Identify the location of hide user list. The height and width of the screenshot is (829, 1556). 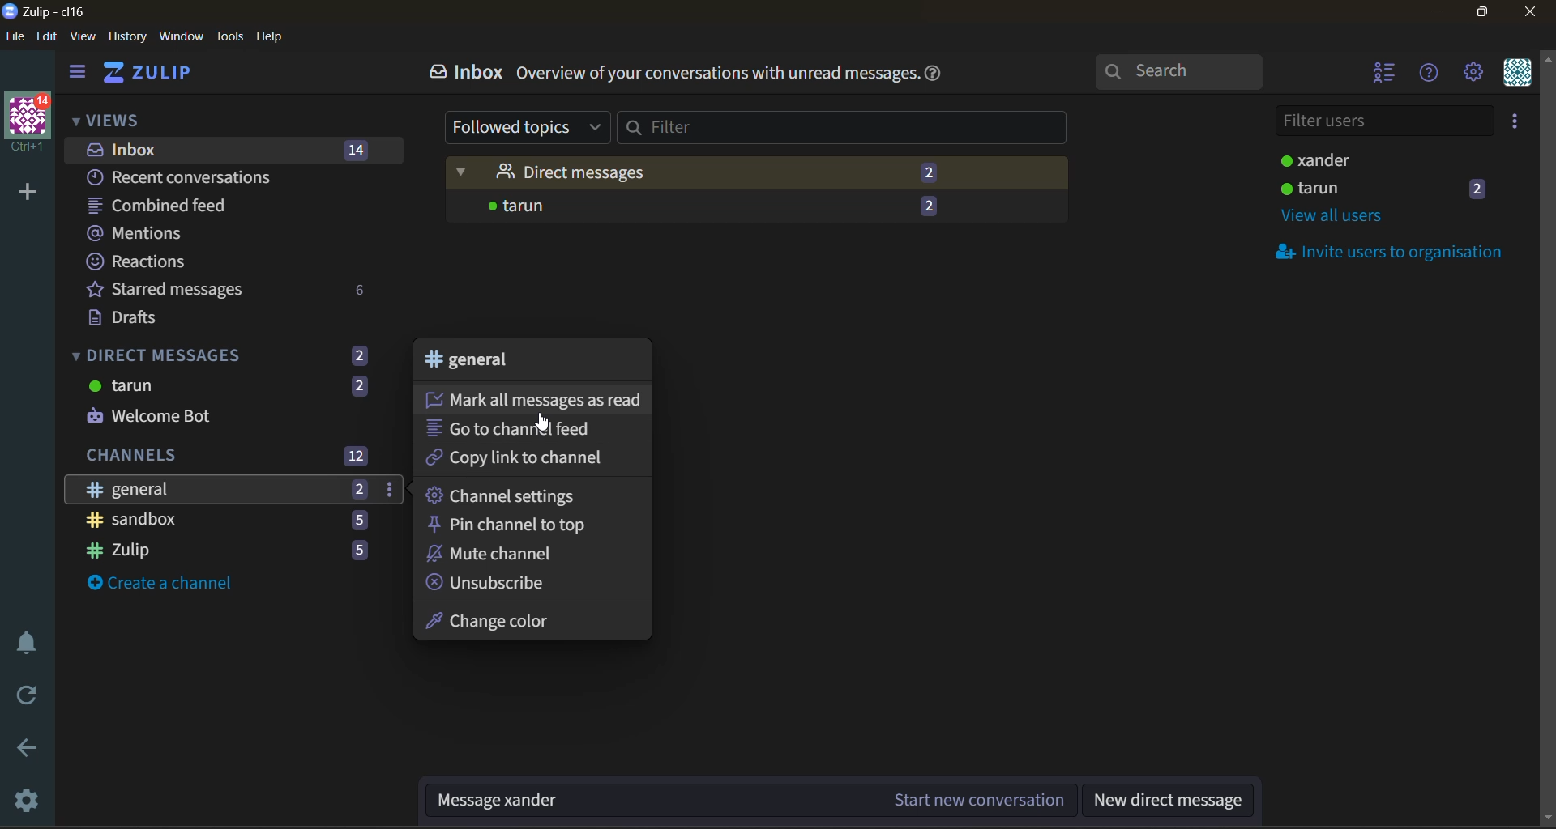
(1380, 74).